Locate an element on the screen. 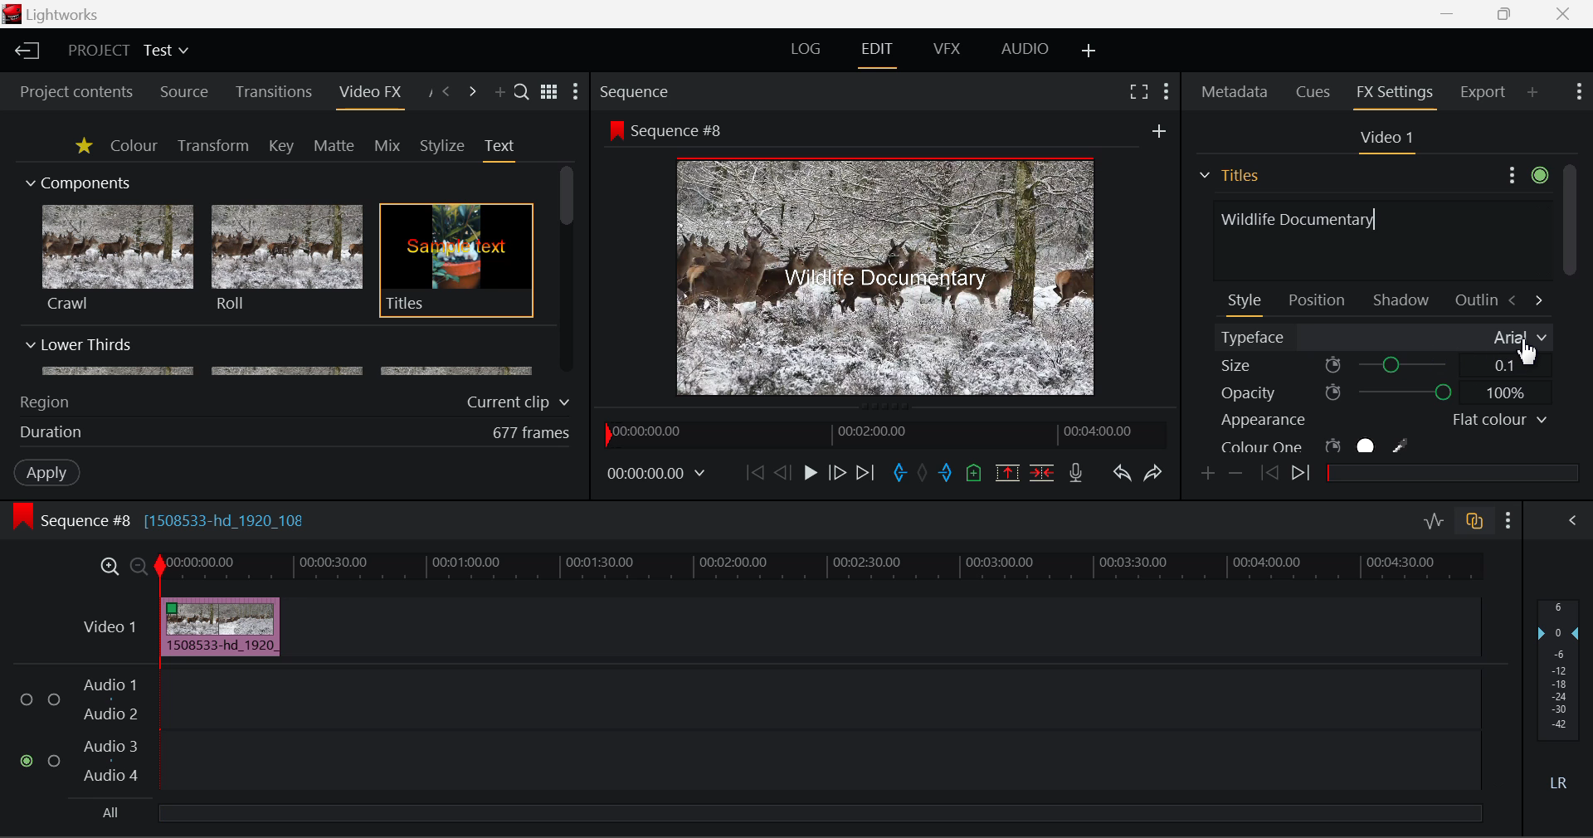 This screenshot has height=838, width=1593. Full Screen is located at coordinates (1139, 90).